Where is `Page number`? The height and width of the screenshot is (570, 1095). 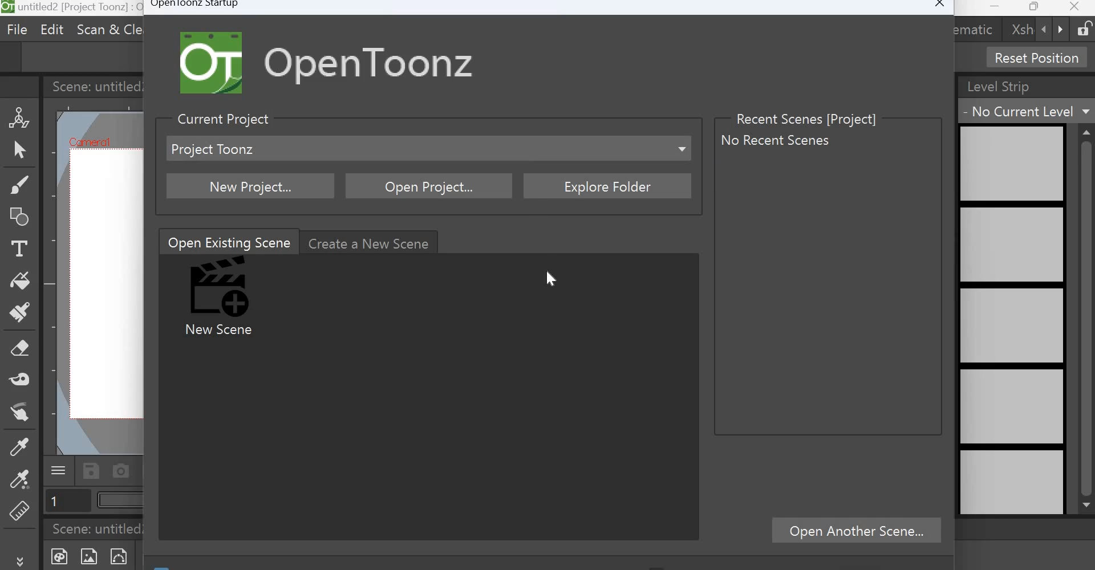 Page number is located at coordinates (67, 502).